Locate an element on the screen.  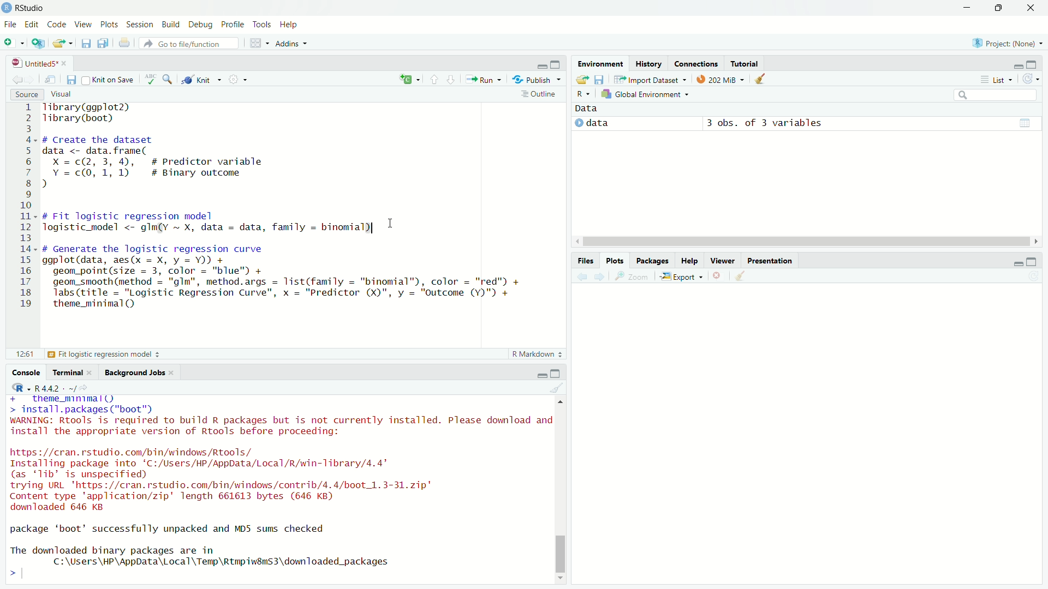
202 MiB is located at coordinates (720, 78).